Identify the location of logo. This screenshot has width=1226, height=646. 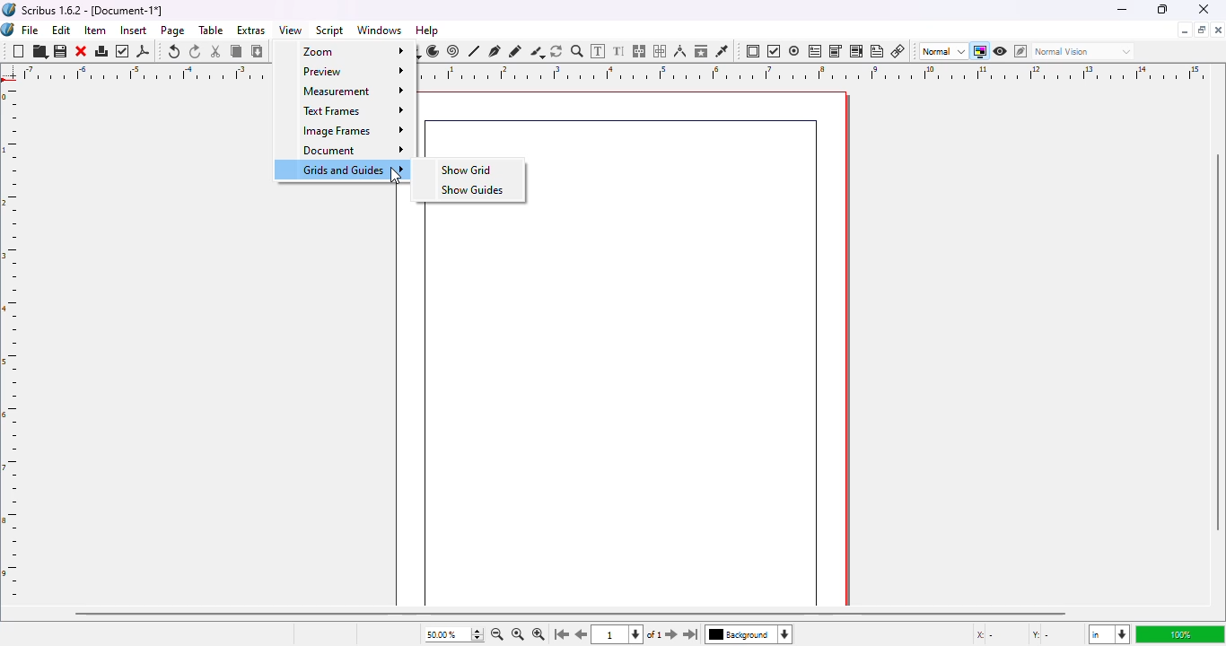
(8, 30).